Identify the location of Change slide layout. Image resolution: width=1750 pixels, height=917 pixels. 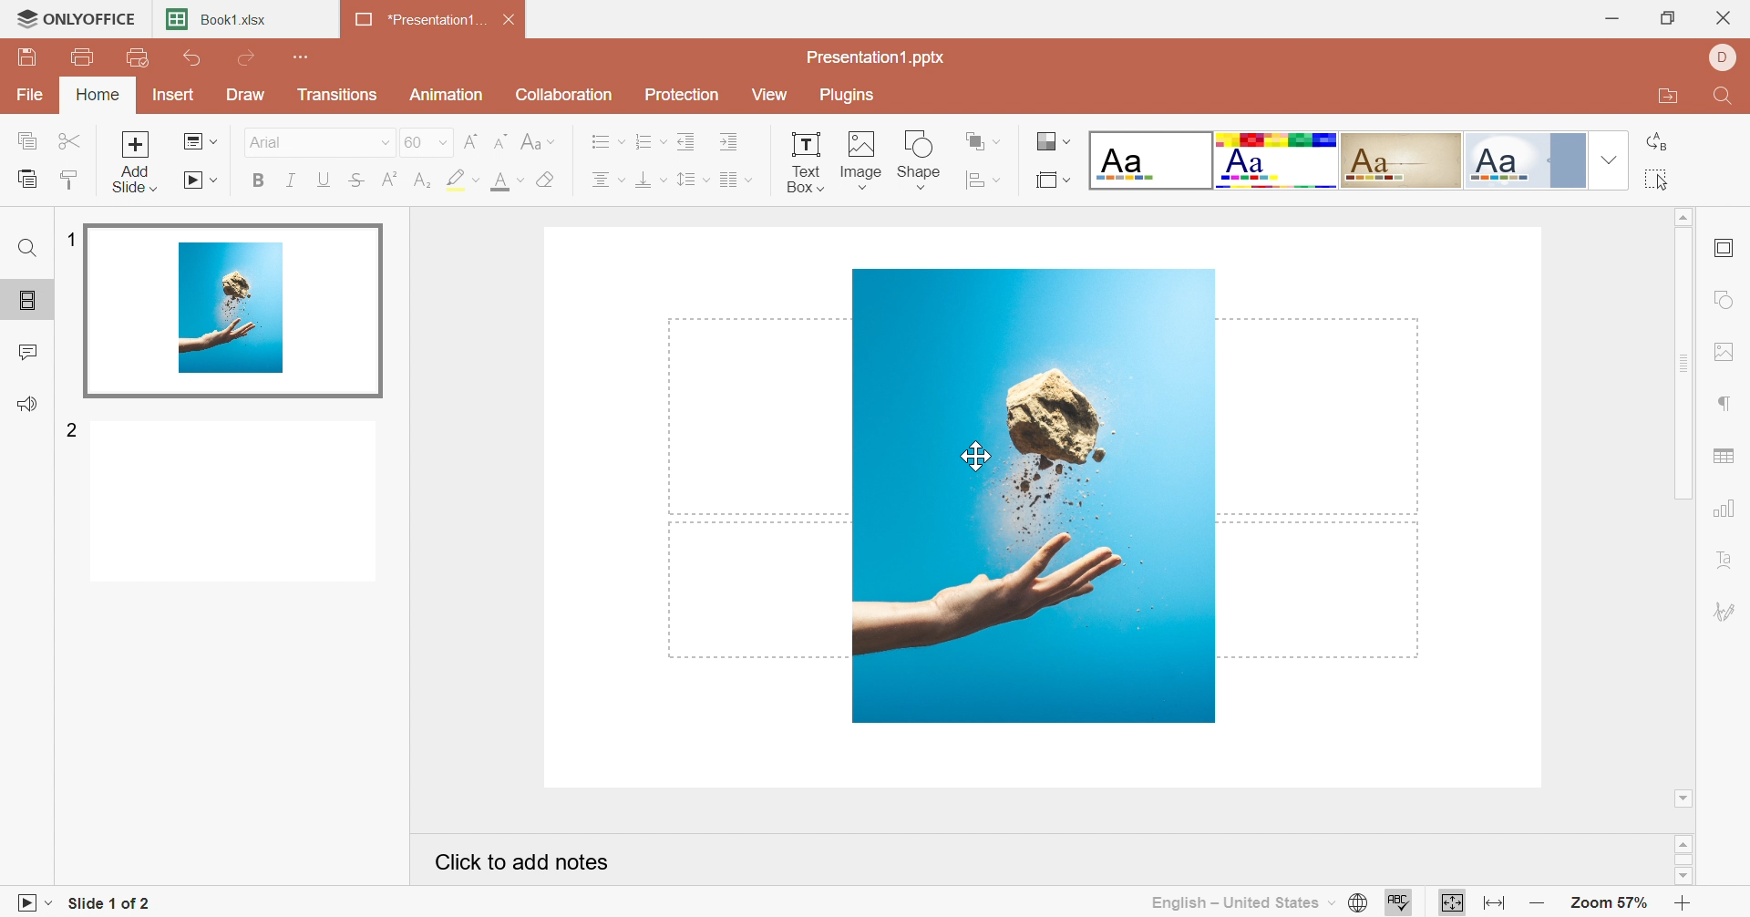
(201, 140).